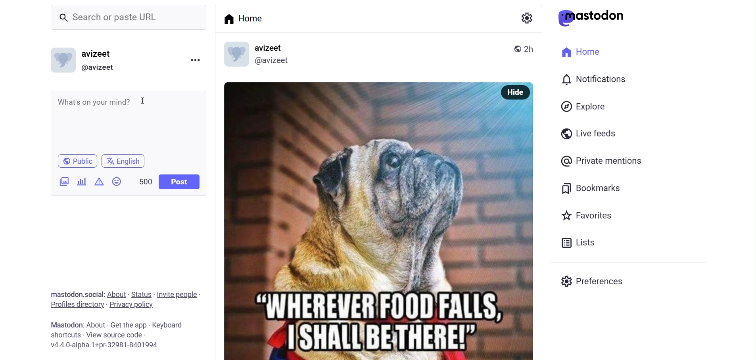 The width and height of the screenshot is (756, 360). I want to click on Post , so click(182, 182).